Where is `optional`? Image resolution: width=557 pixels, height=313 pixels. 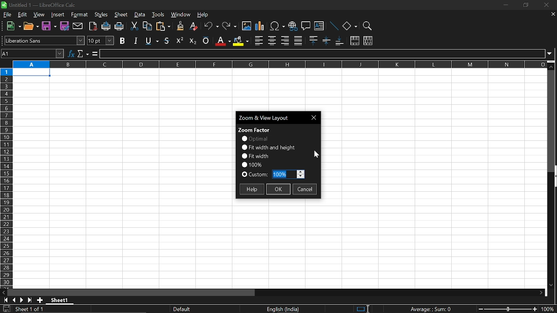
optional is located at coordinates (254, 139).